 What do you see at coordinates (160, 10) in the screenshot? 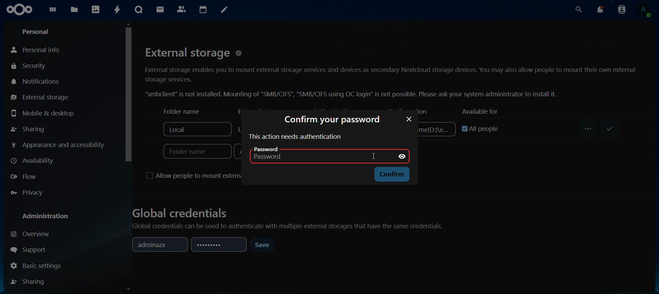
I see `mail` at bounding box center [160, 10].